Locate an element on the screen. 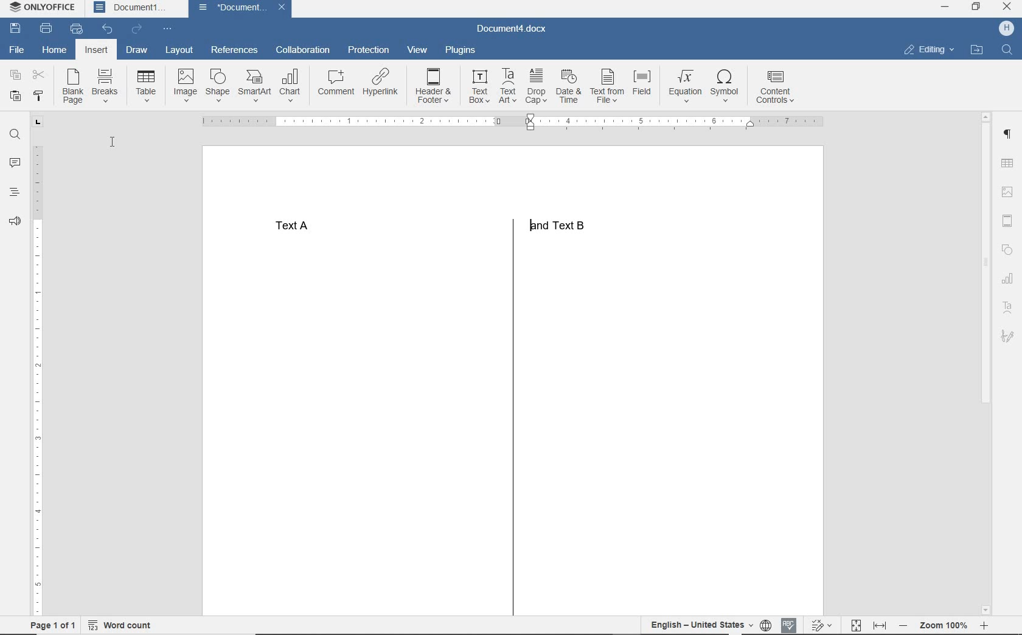  CONTENT CONTROLS is located at coordinates (777, 86).